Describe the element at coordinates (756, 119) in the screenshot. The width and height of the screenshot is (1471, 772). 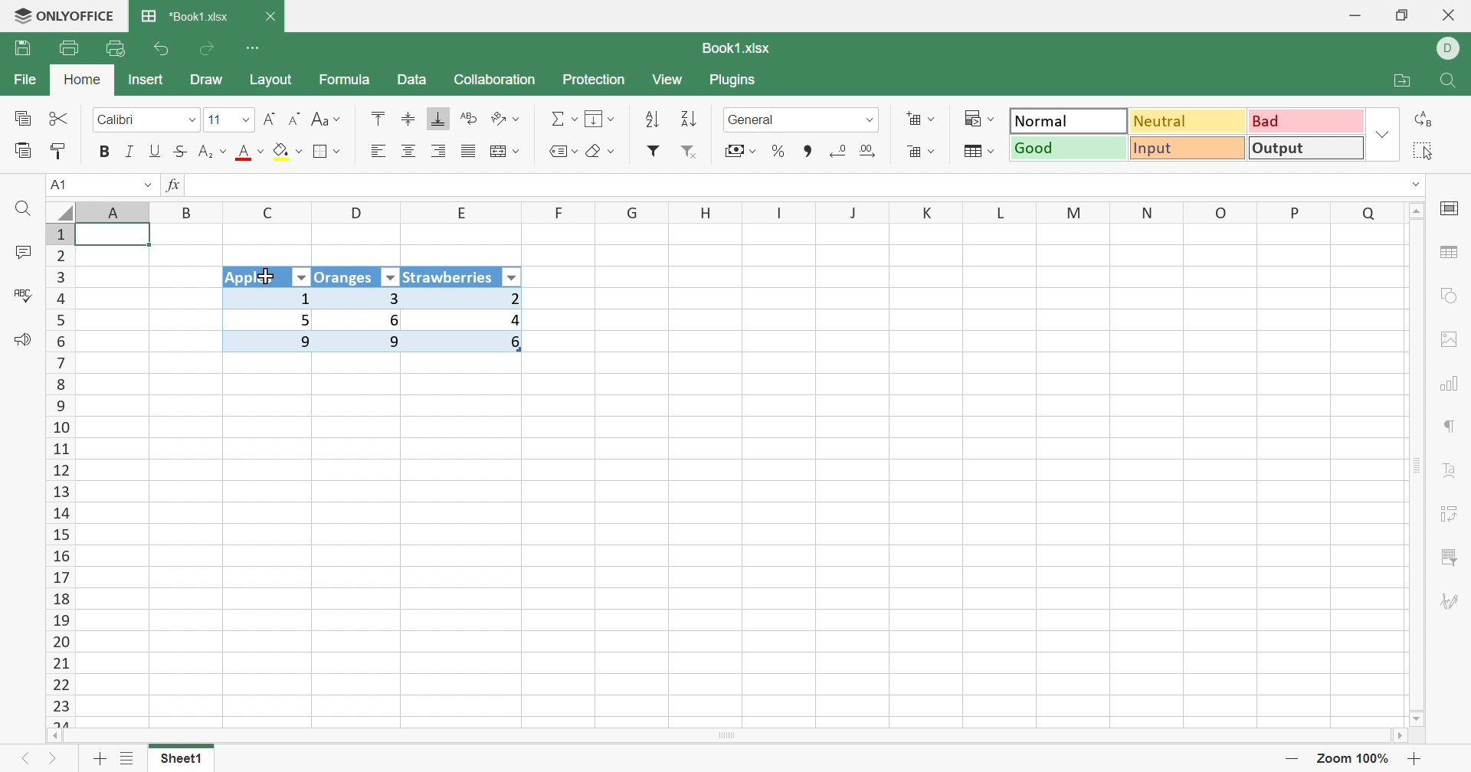
I see `General` at that location.